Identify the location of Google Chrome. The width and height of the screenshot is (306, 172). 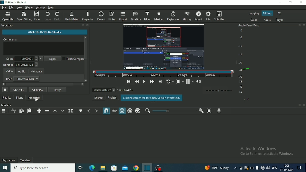
(135, 168).